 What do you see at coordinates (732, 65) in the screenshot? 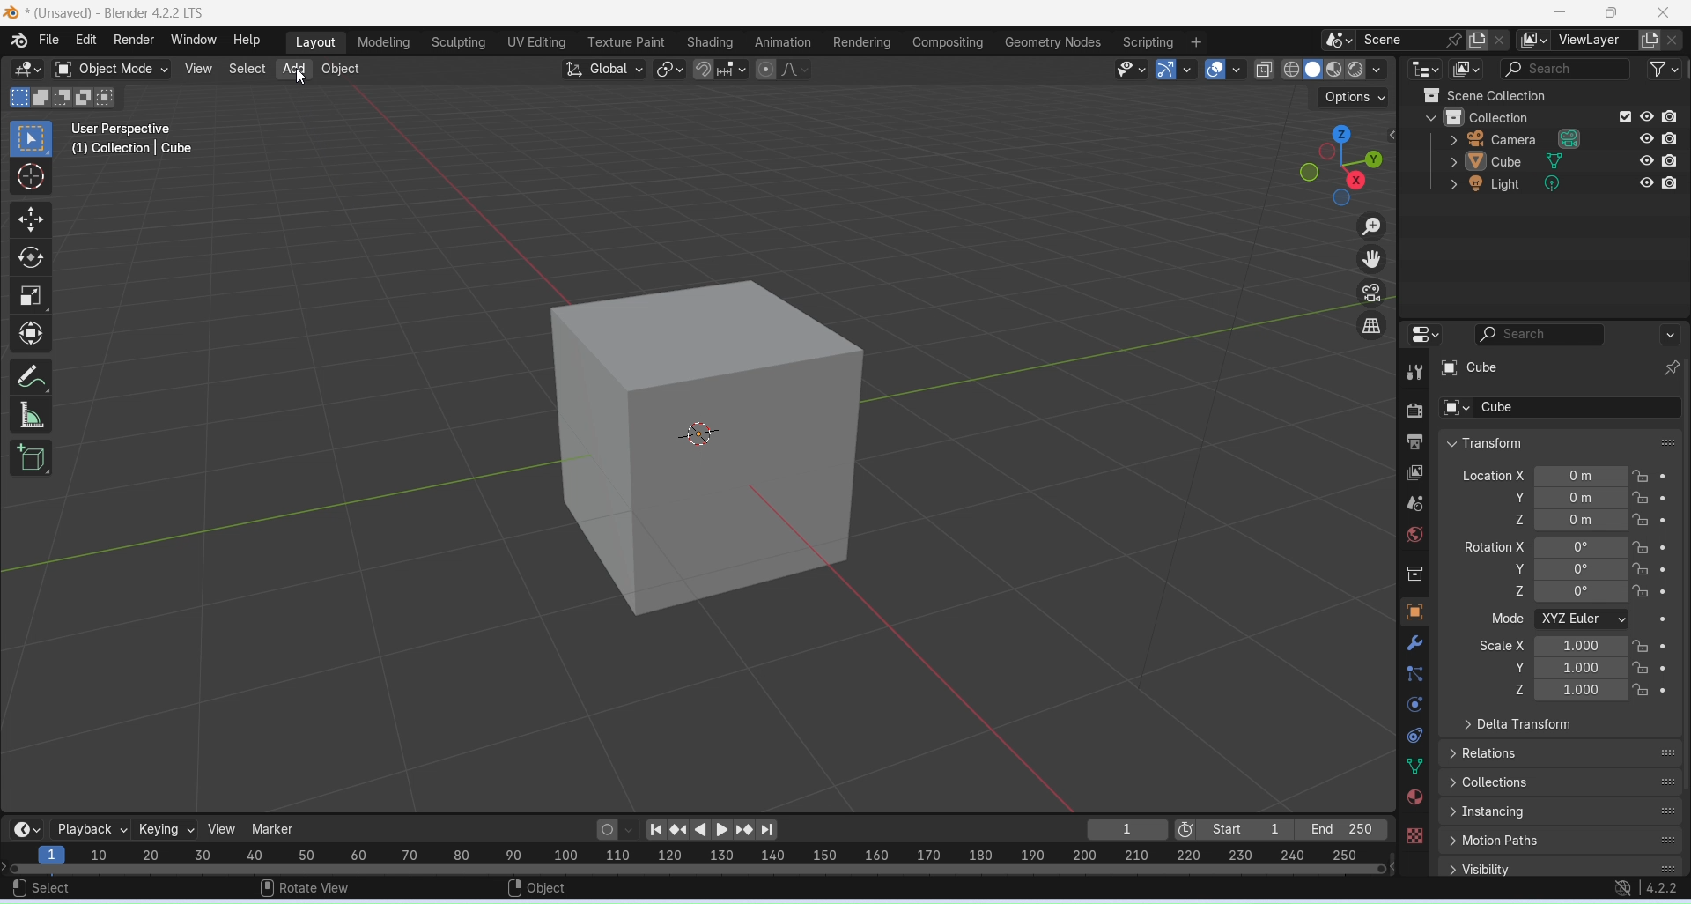
I see `Snapping` at bounding box center [732, 65].